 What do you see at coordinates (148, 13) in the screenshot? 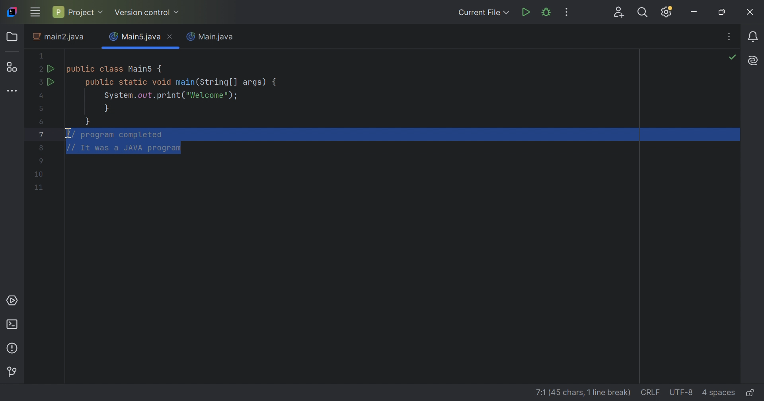
I see `Version control` at bounding box center [148, 13].